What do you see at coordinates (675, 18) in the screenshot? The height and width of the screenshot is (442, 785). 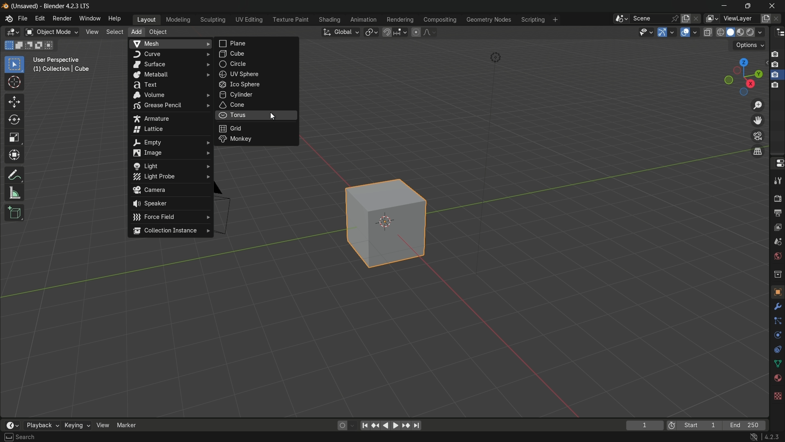 I see `pin scene to workplace` at bounding box center [675, 18].